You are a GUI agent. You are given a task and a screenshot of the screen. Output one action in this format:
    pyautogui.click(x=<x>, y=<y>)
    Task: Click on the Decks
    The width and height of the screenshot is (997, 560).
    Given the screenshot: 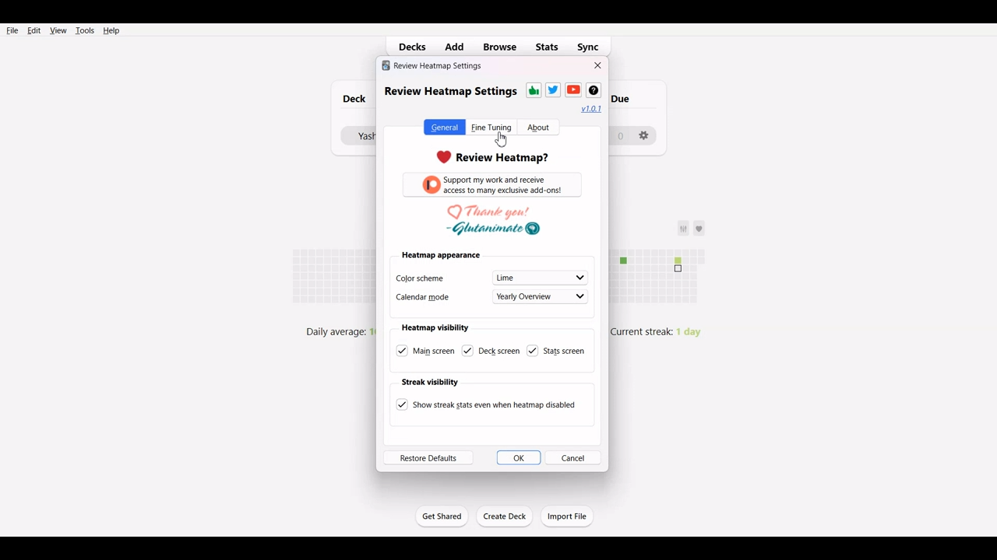 What is the action you would take?
    pyautogui.click(x=409, y=47)
    